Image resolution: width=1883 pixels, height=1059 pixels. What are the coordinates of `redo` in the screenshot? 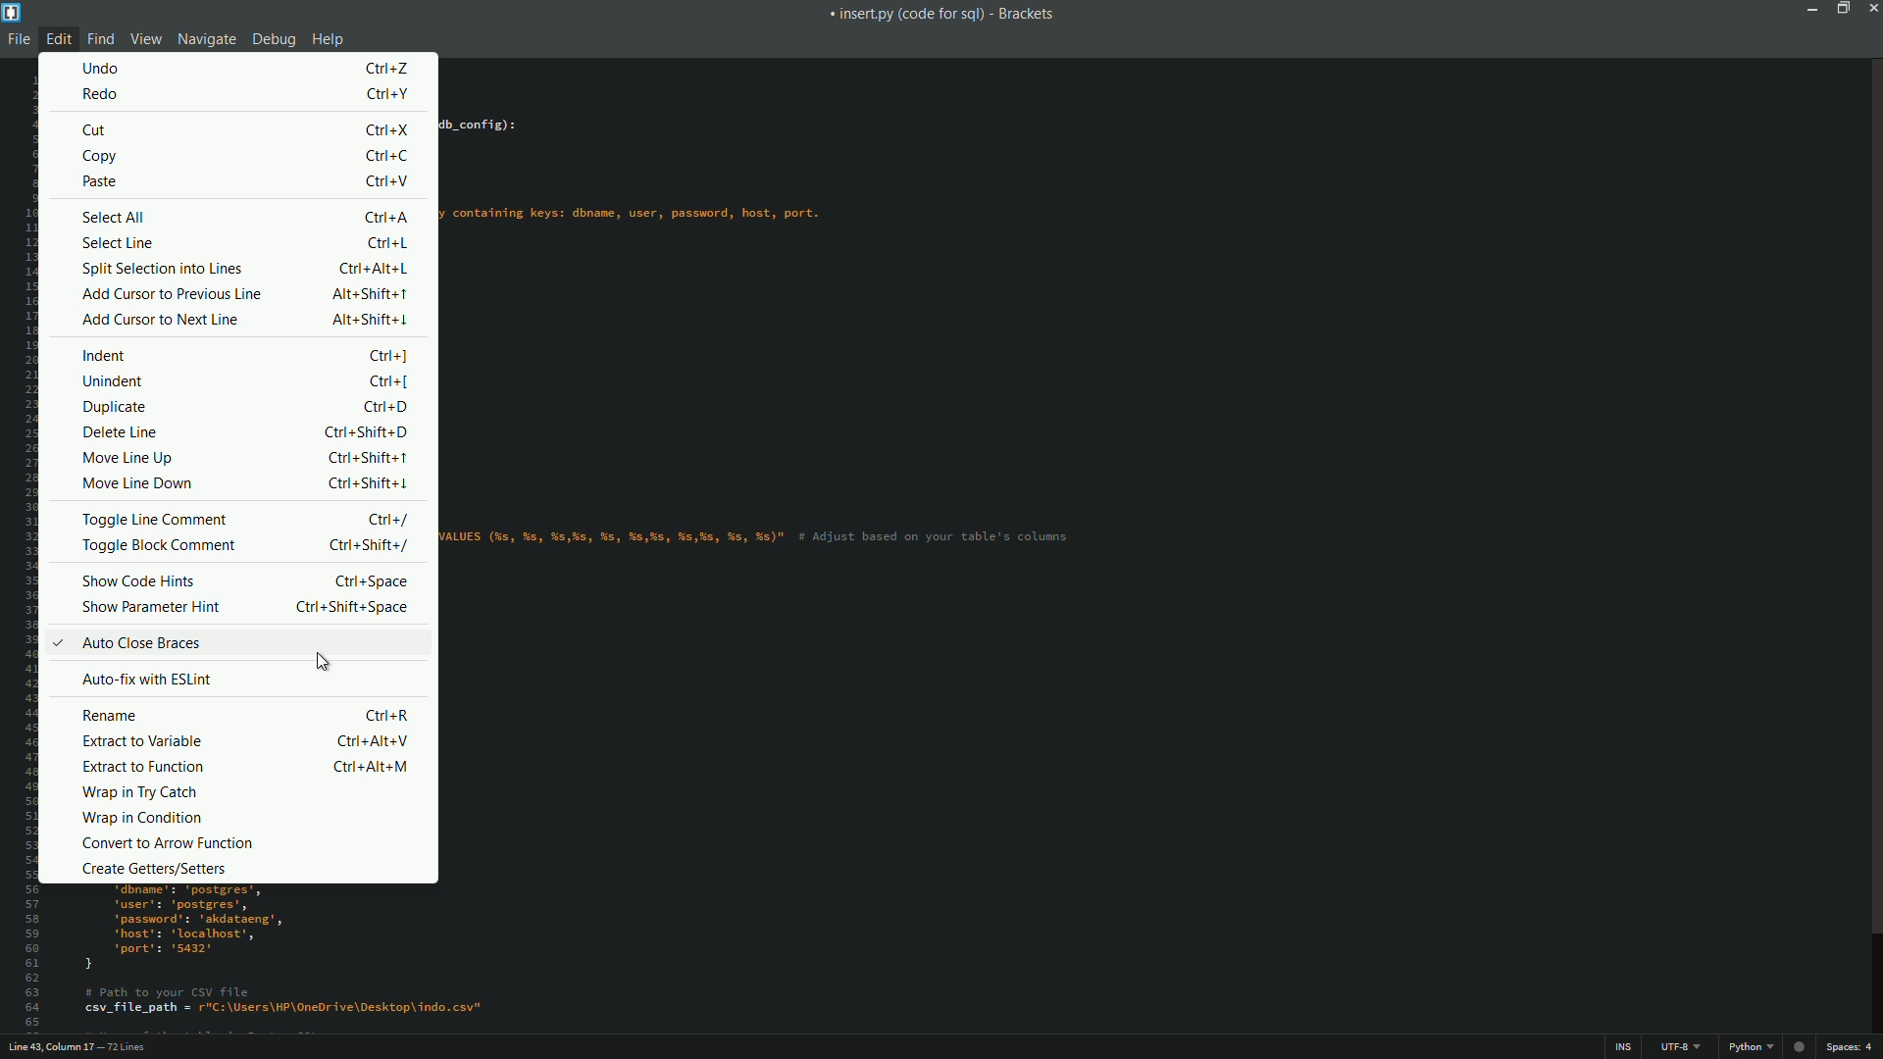 It's located at (102, 95).